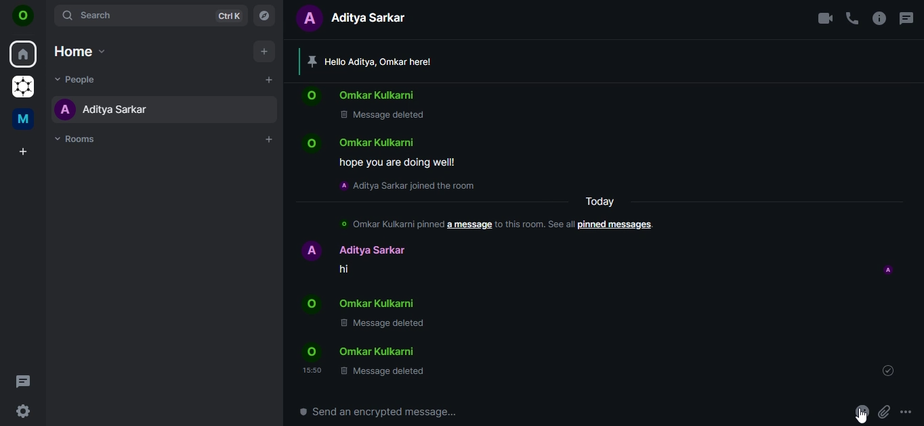 Image resolution: width=924 pixels, height=426 pixels. I want to click on voice call, so click(852, 18).